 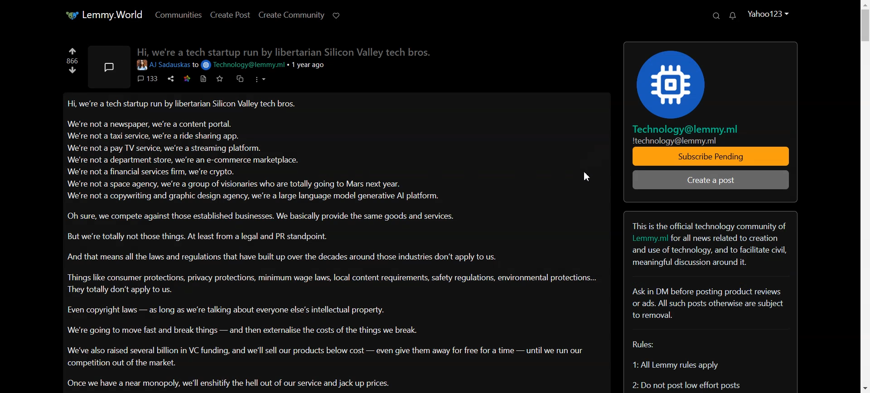 What do you see at coordinates (865, 196) in the screenshot?
I see `scroll bar` at bounding box center [865, 196].